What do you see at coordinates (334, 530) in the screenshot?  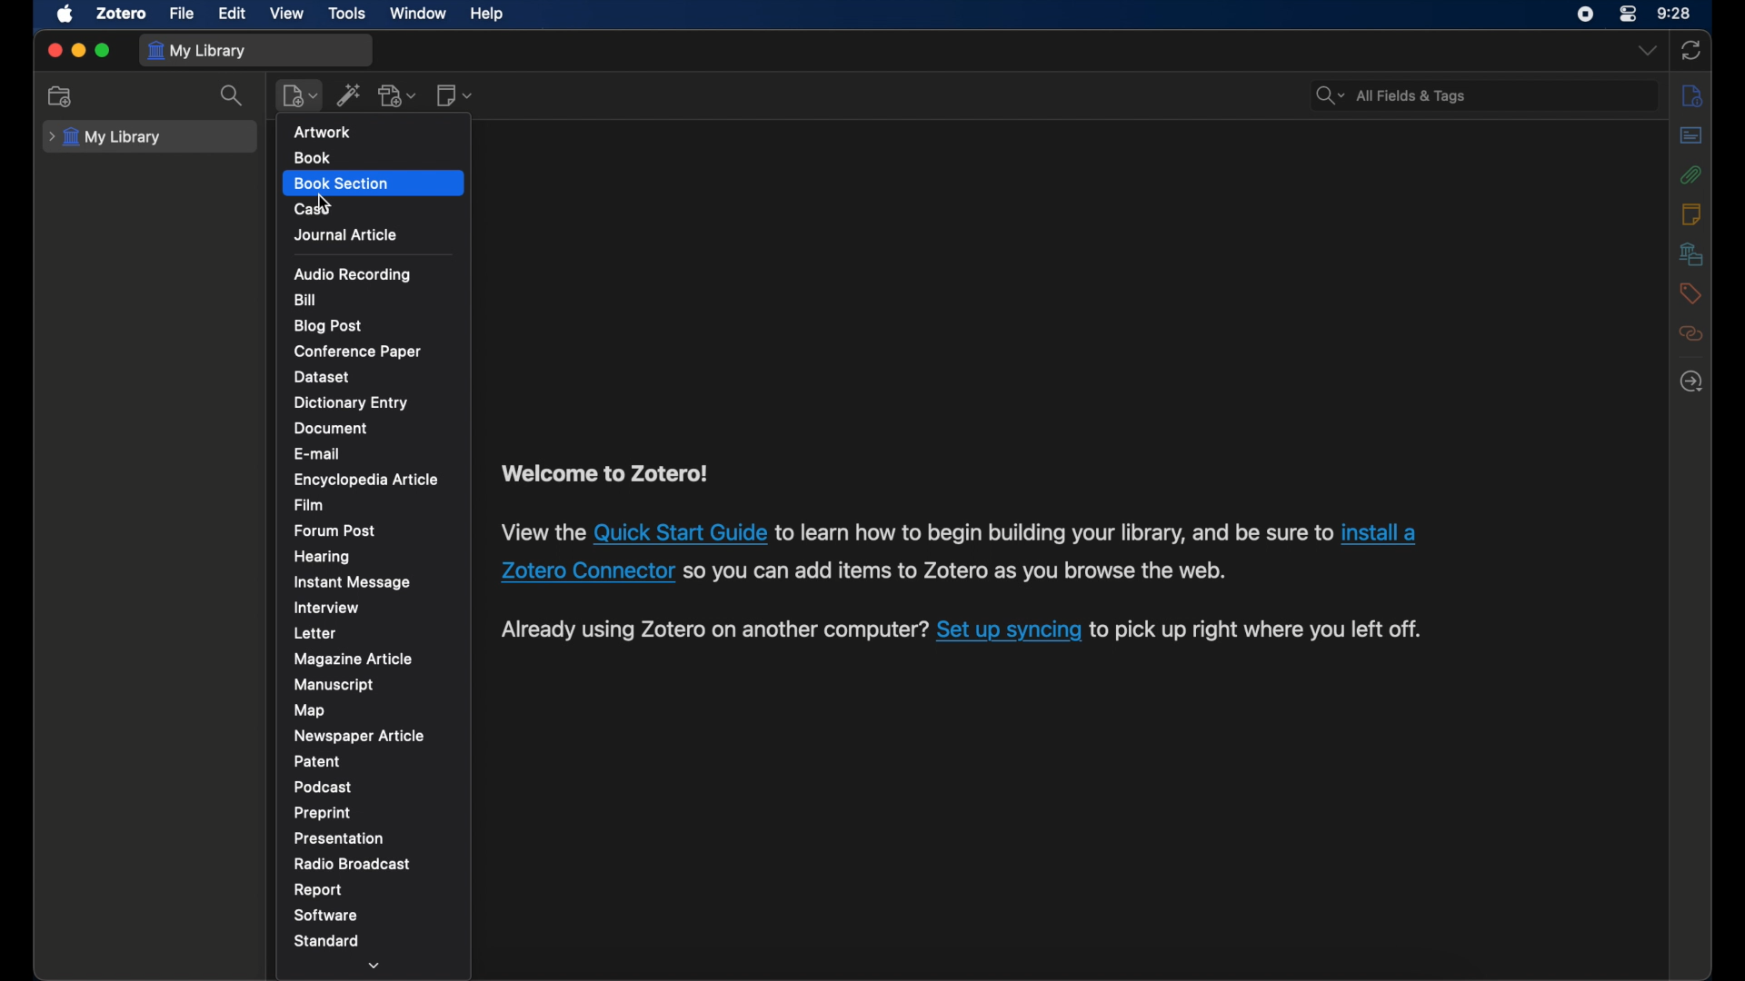 I see `forum post` at bounding box center [334, 530].